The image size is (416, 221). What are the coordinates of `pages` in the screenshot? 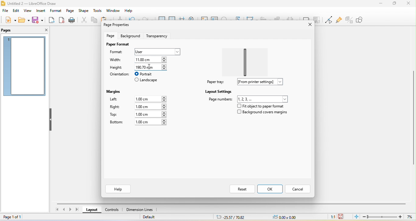 It's located at (9, 30).